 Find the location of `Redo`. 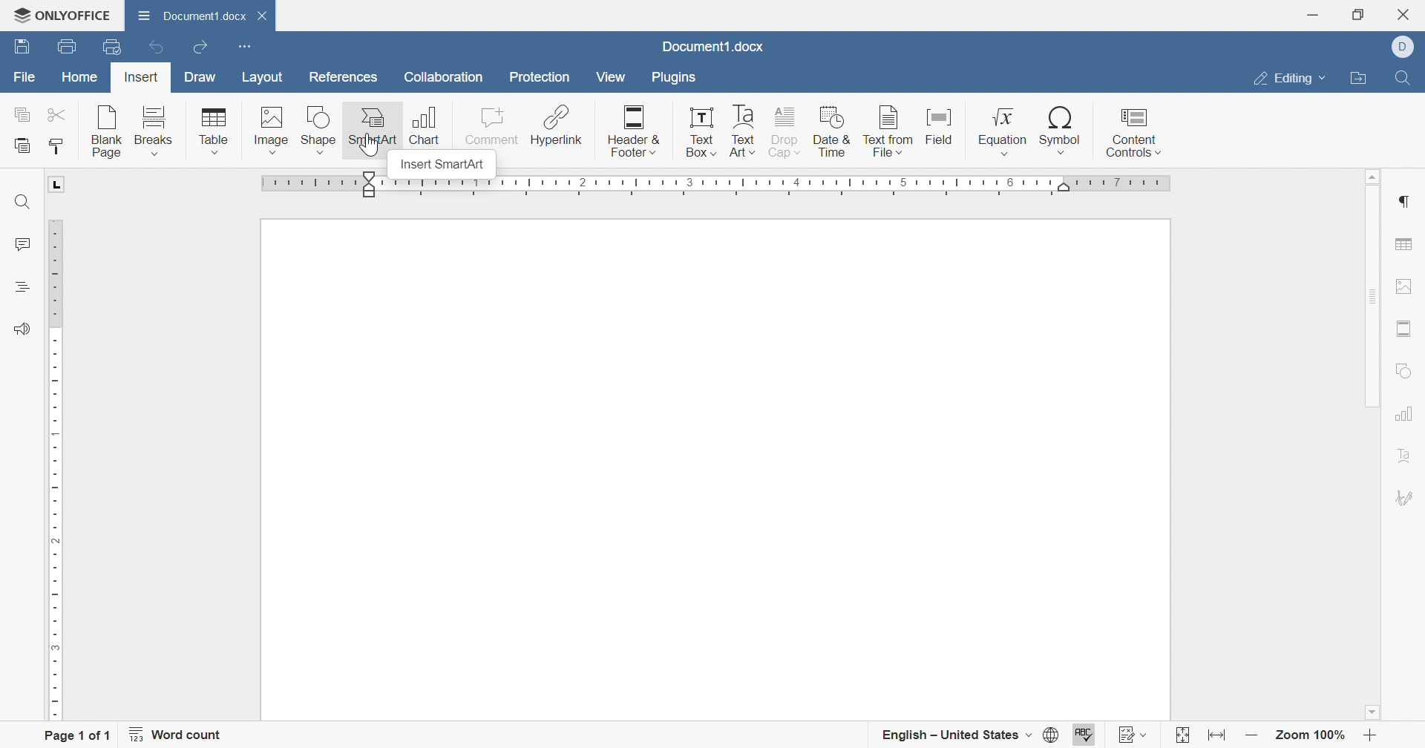

Redo is located at coordinates (201, 47).